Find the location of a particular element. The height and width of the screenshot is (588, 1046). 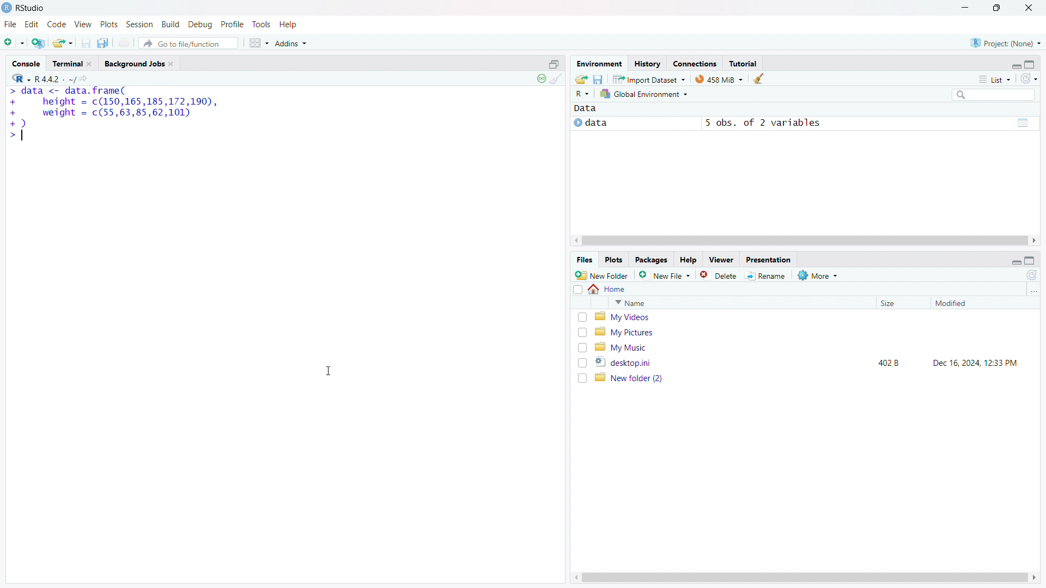

scroll right is located at coordinates (1035, 241).